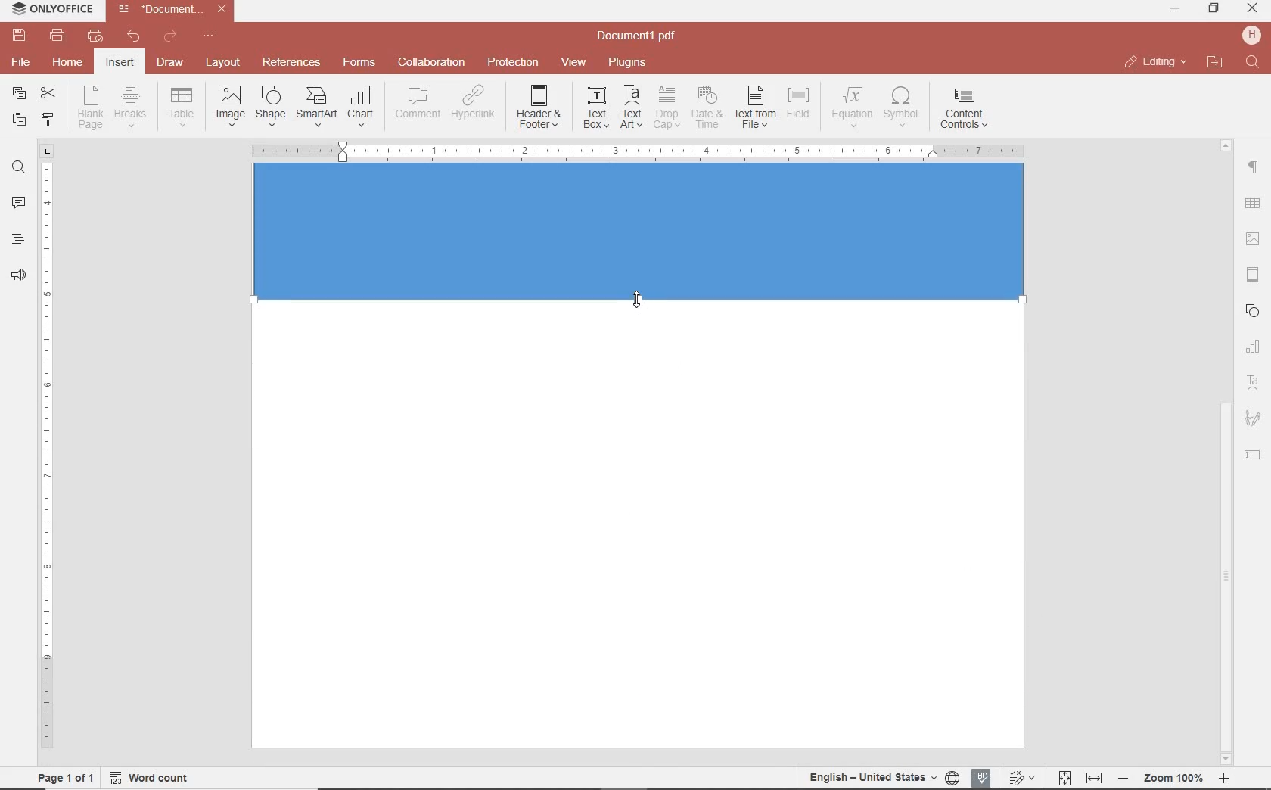  Describe the element at coordinates (540, 107) in the screenshot. I see `EDIT HEADER OR FOOTER` at that location.